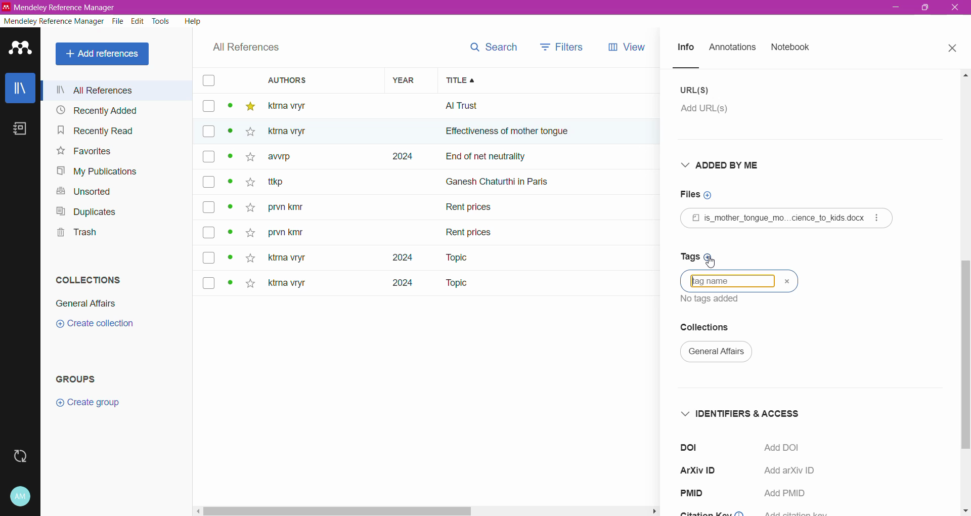  What do you see at coordinates (229, 209) in the screenshot?
I see `dot ` at bounding box center [229, 209].